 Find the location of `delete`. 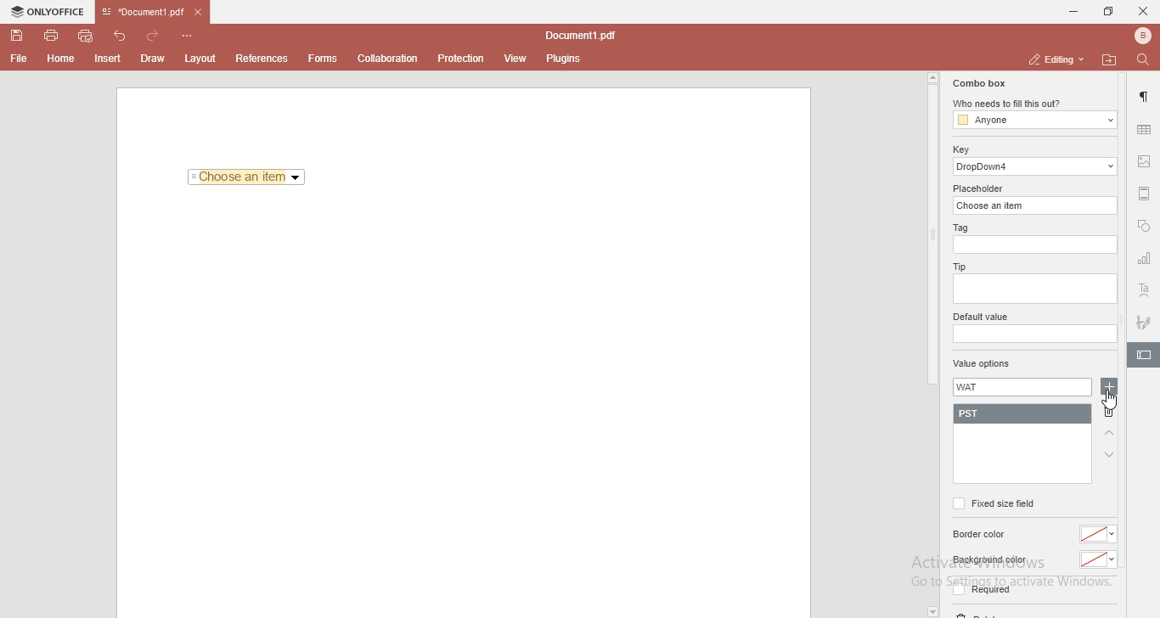

delete is located at coordinates (1112, 414).